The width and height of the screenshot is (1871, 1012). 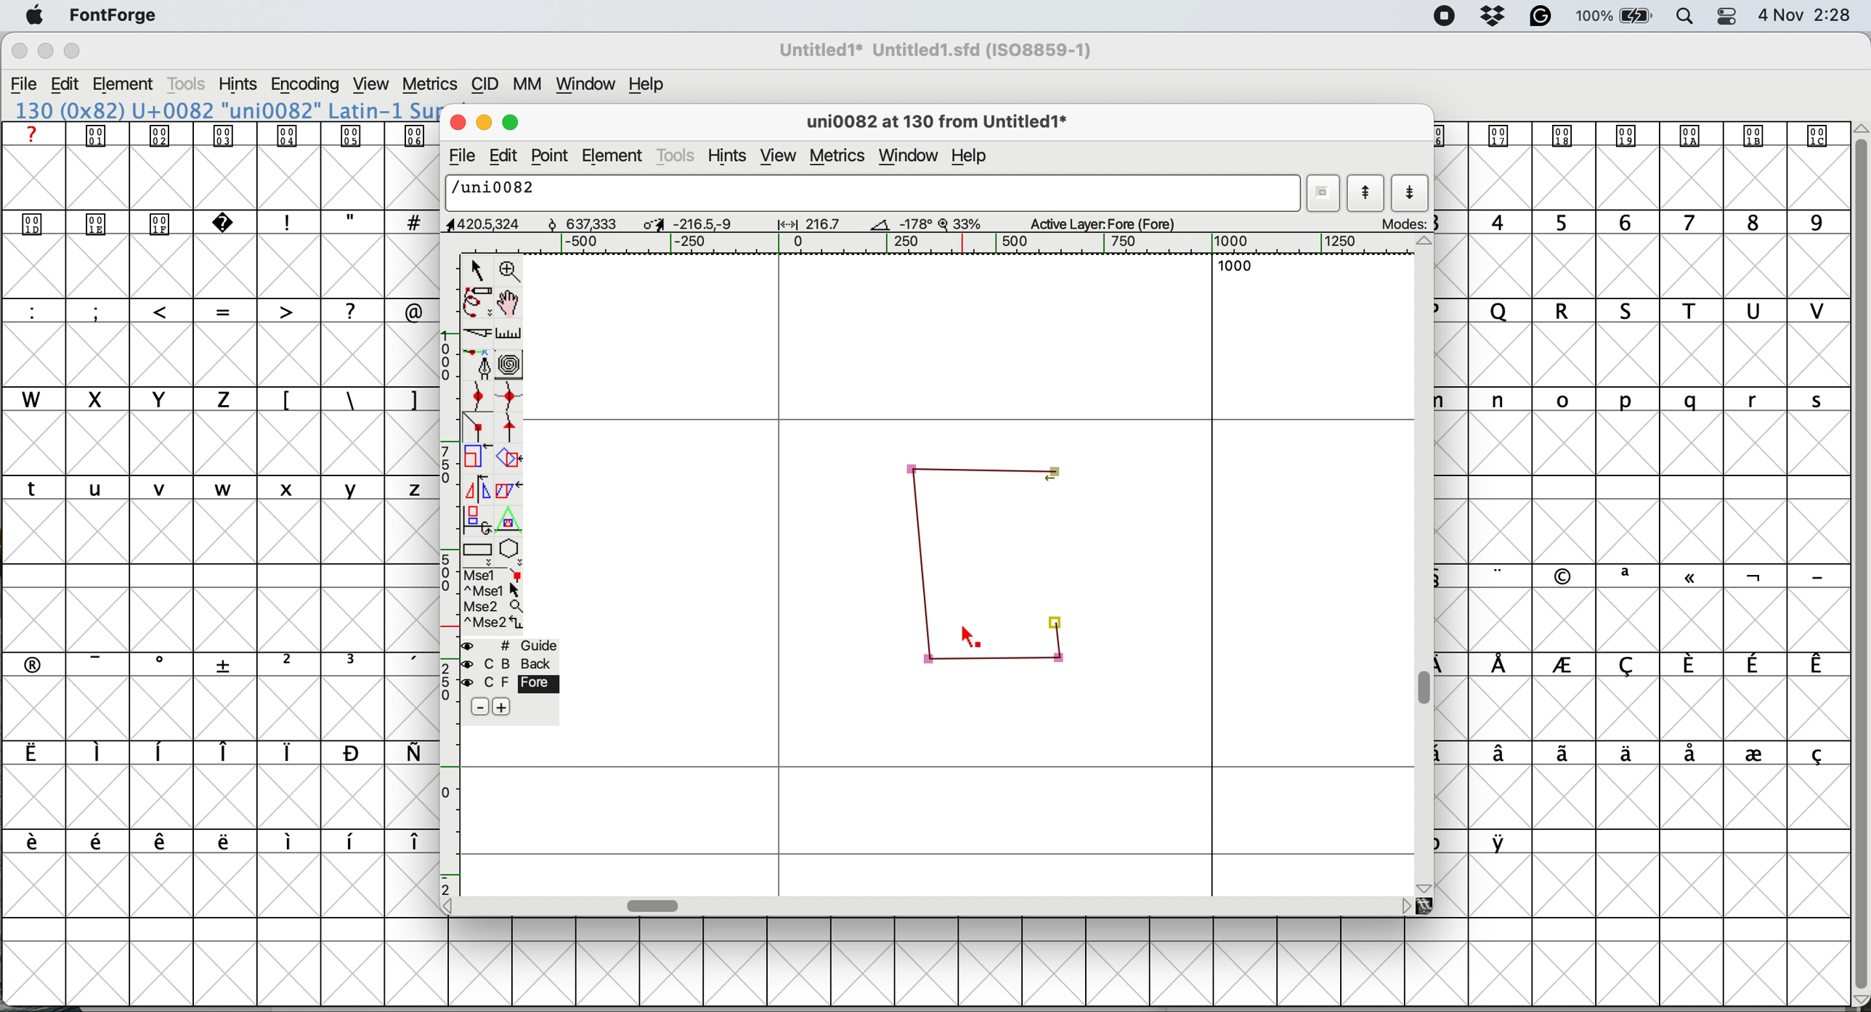 I want to click on rotate the selection, so click(x=510, y=460).